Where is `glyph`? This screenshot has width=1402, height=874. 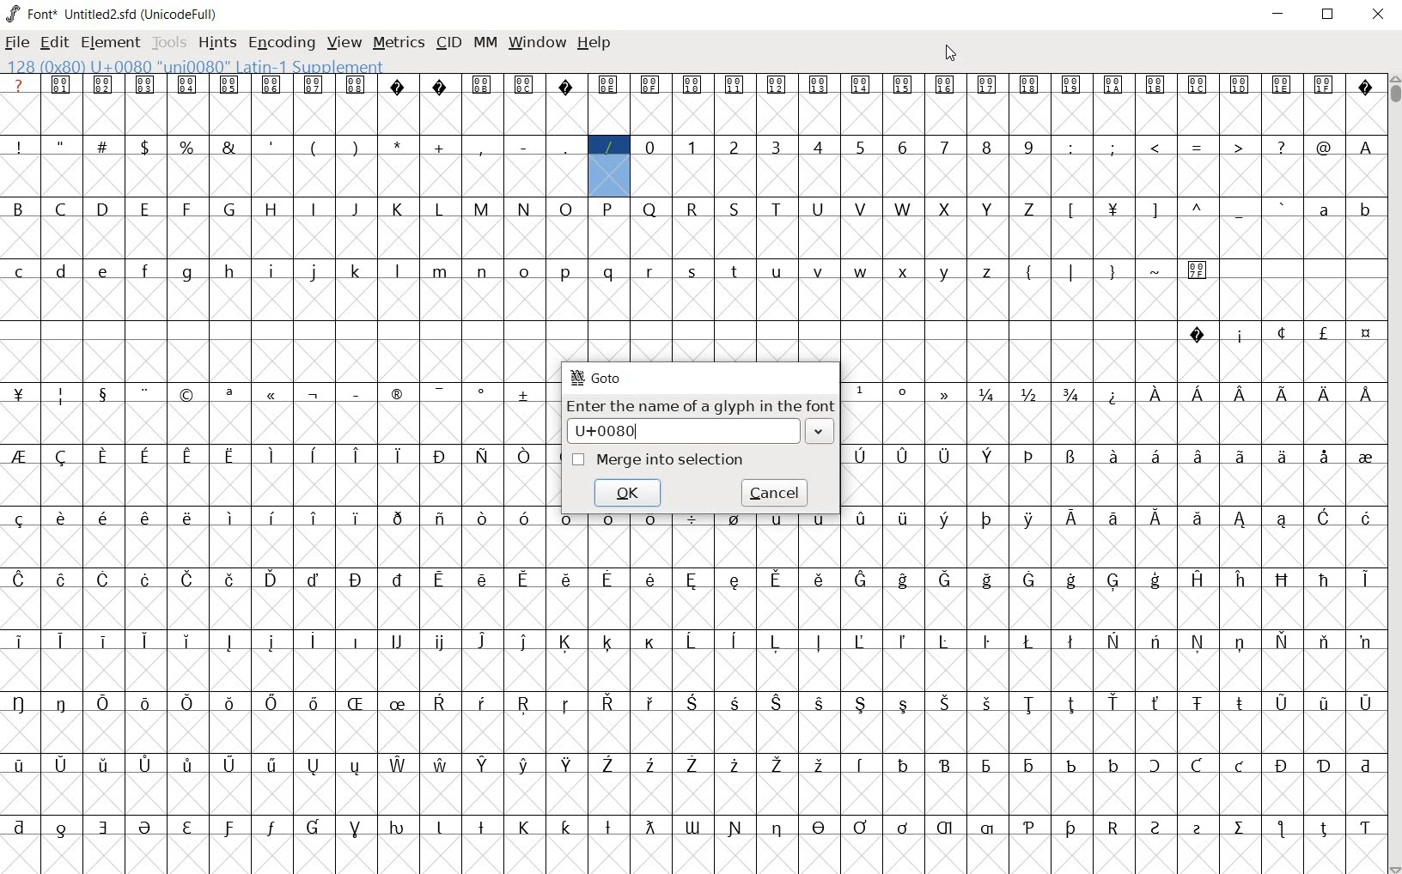
glyph is located at coordinates (440, 148).